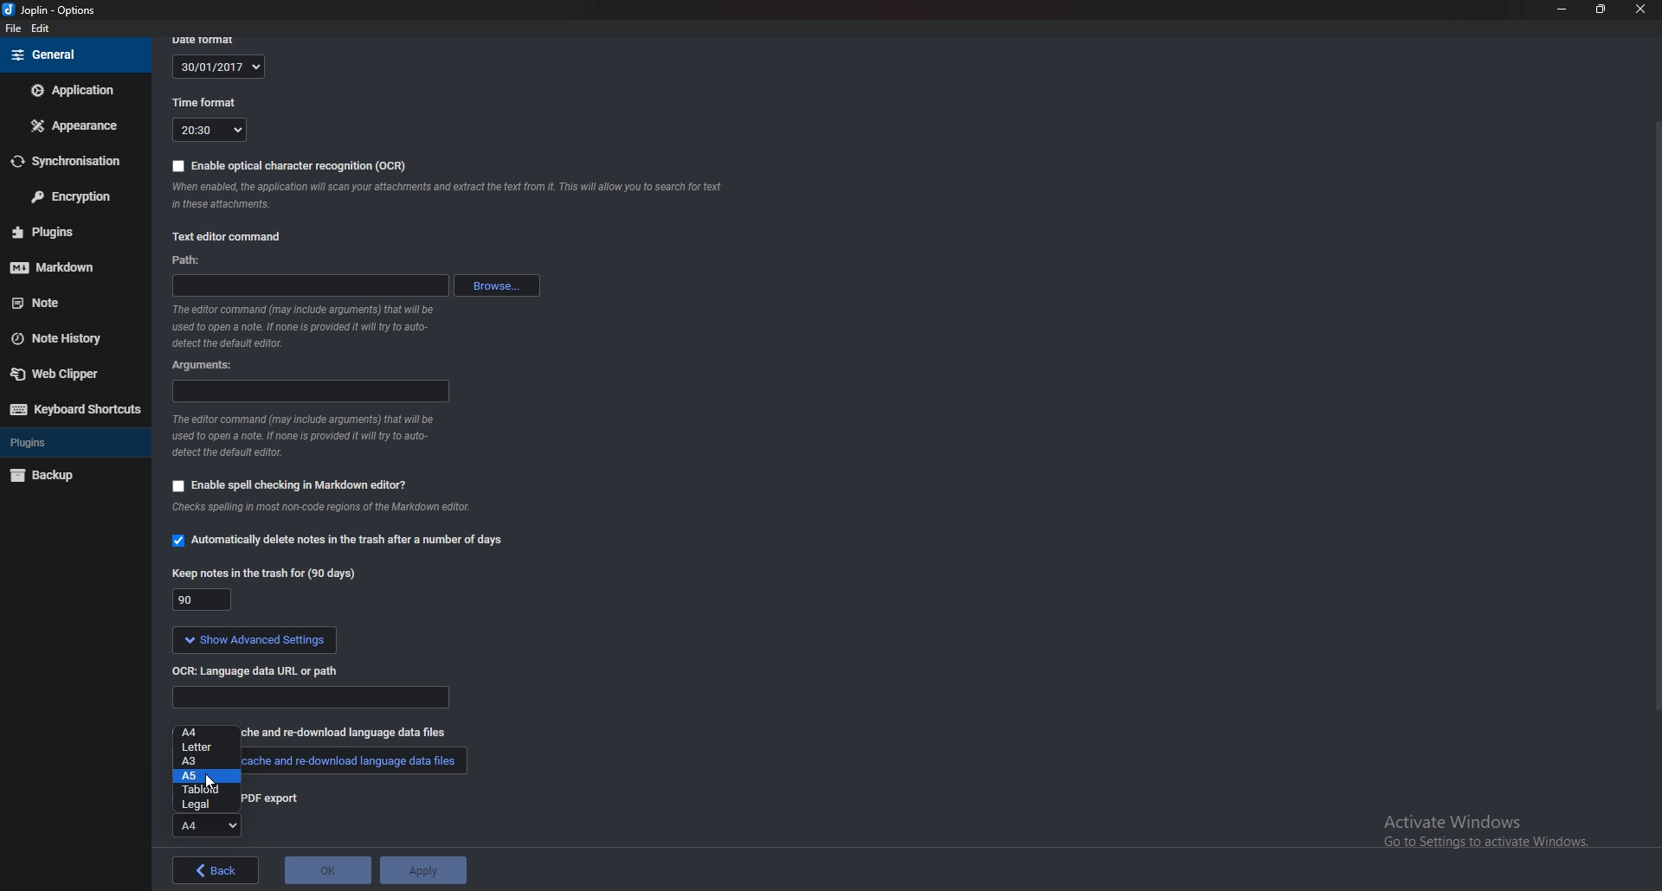  Describe the element at coordinates (1655, 416) in the screenshot. I see `Scroll bar` at that location.